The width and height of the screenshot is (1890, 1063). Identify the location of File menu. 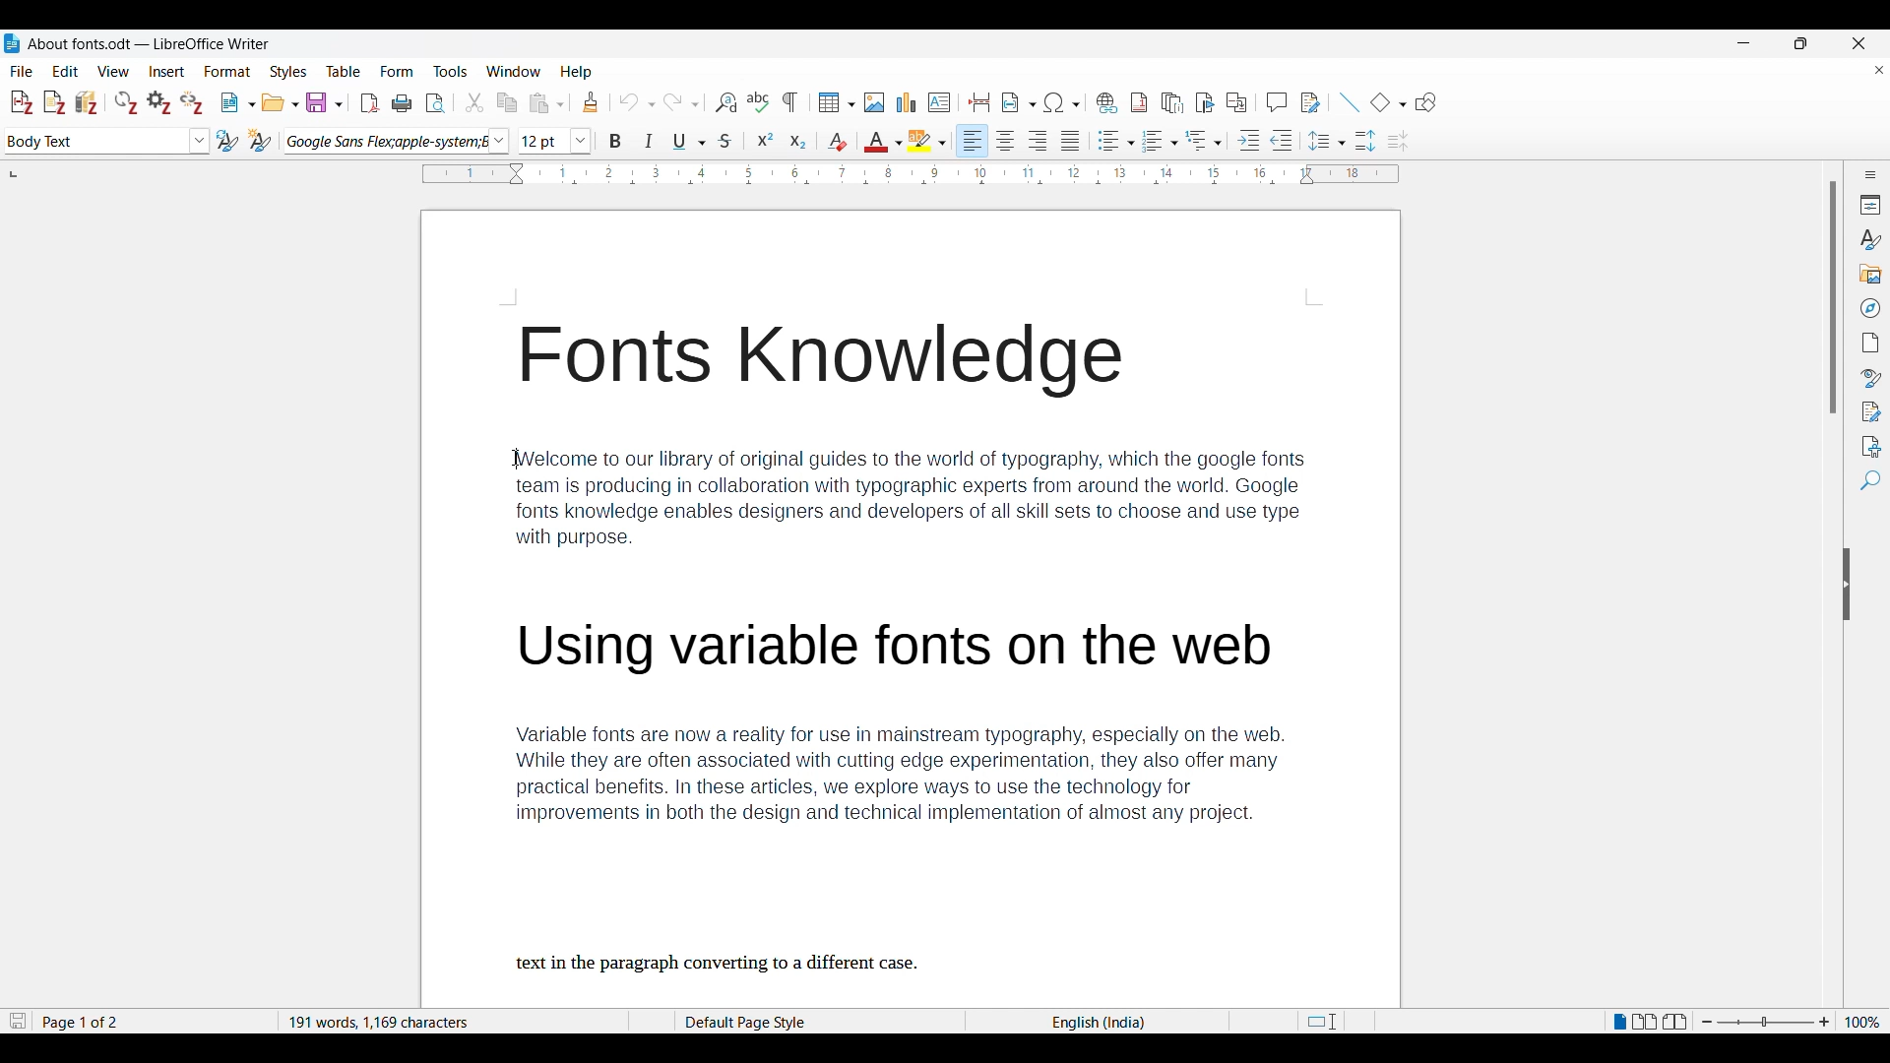
(21, 72).